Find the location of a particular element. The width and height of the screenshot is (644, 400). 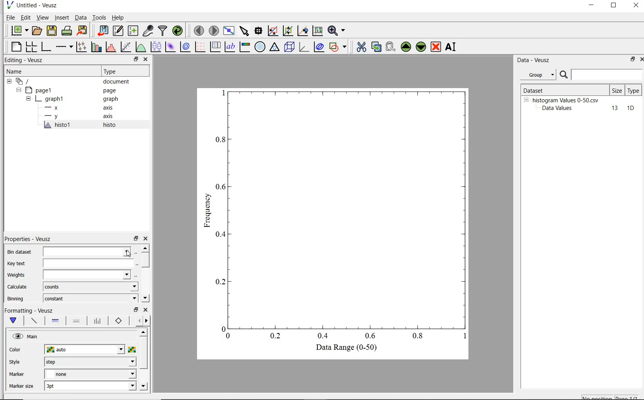

vertical scrollbar is located at coordinates (143, 353).